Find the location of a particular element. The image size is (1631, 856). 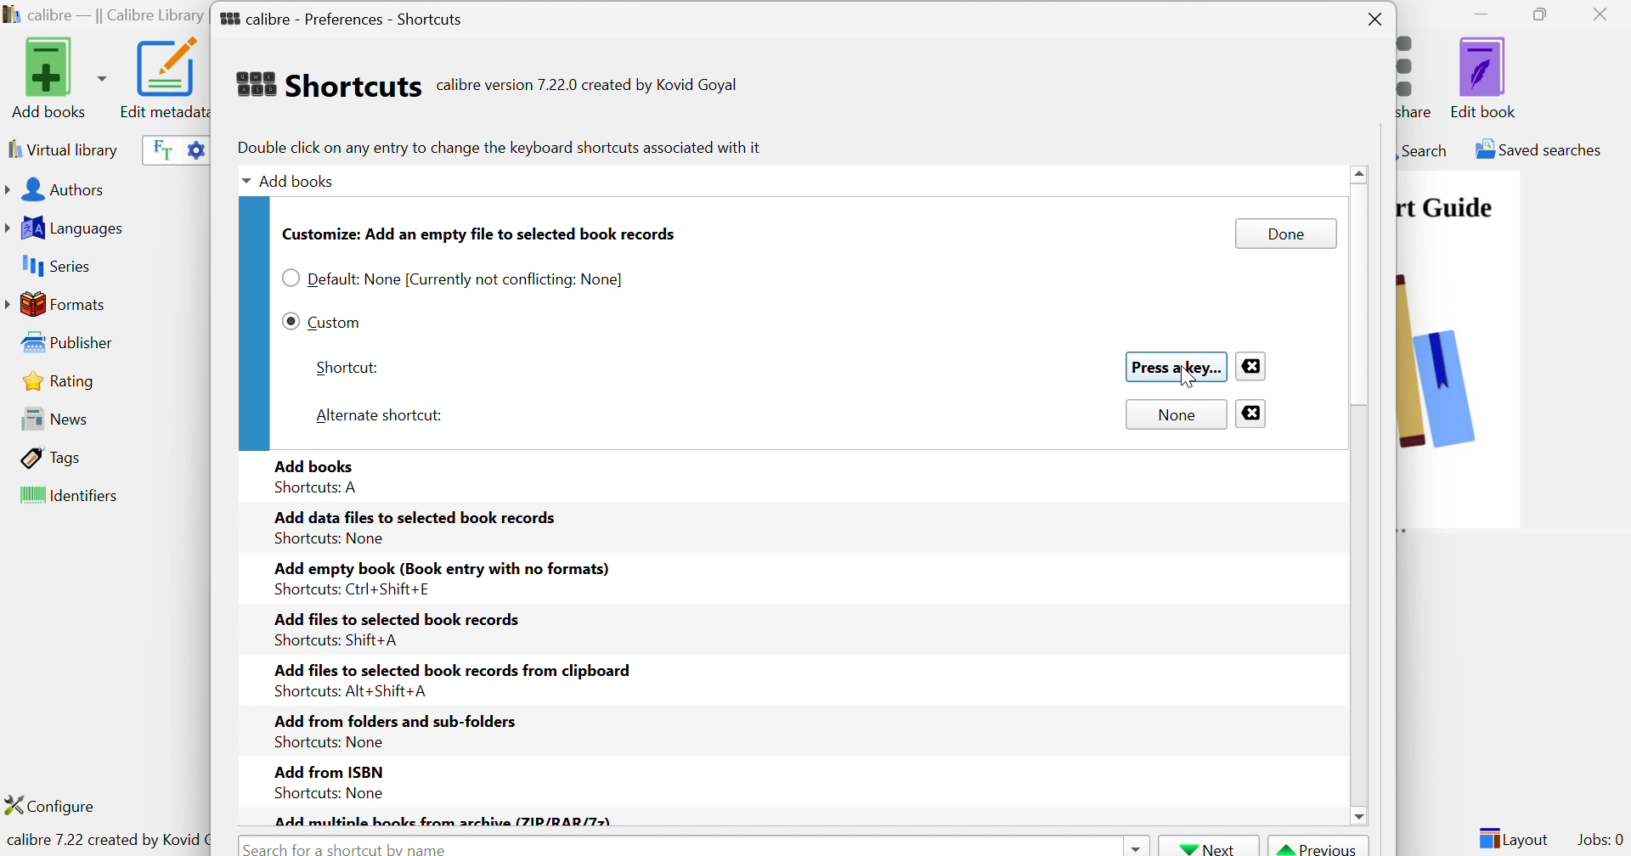

Layout:0 is located at coordinates (1513, 837).